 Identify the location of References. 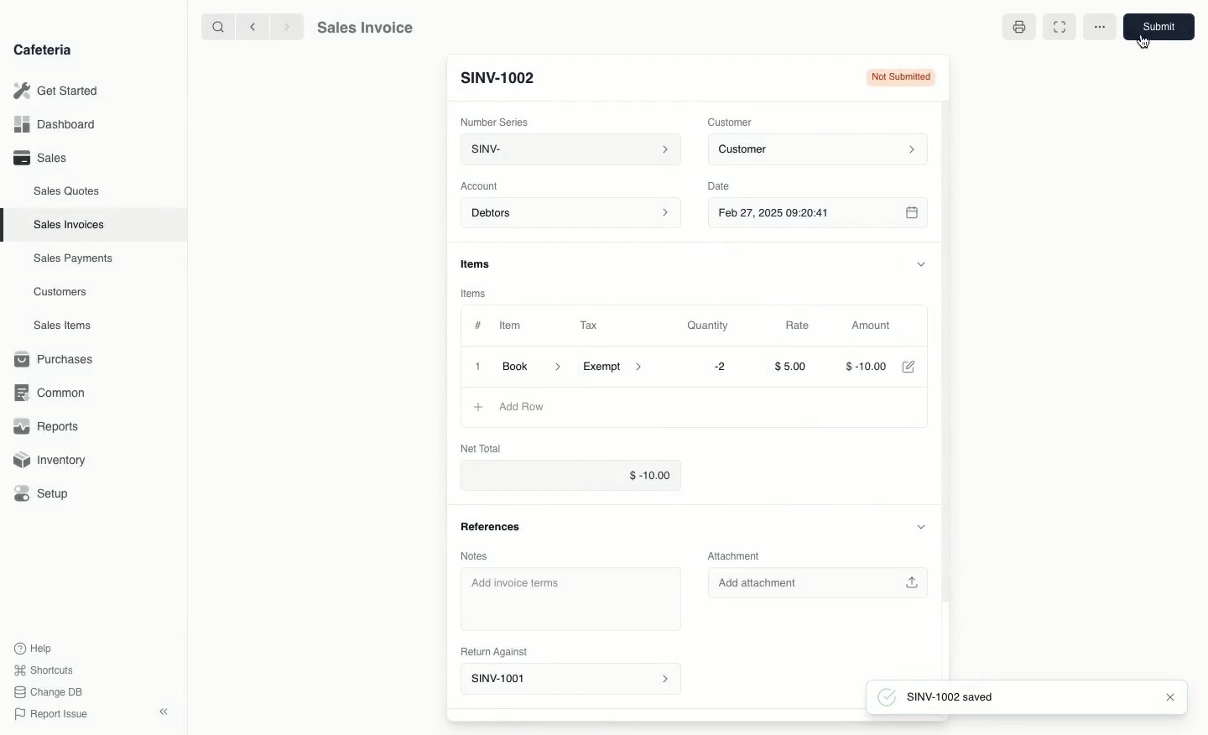
(494, 527).